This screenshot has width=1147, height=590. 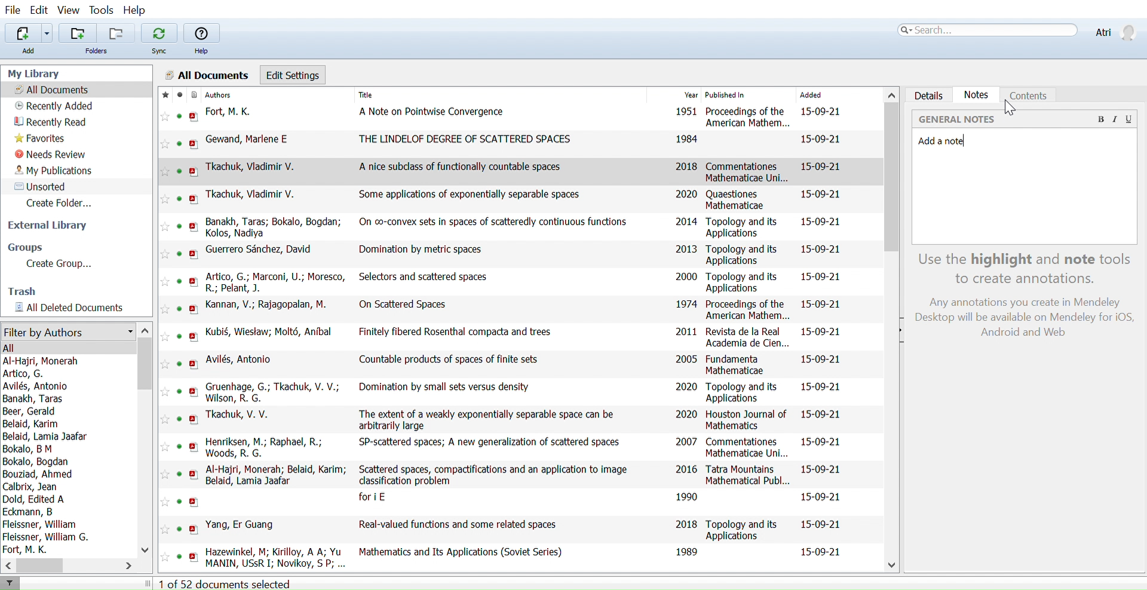 What do you see at coordinates (115, 33) in the screenshot?
I see `Remove folders` at bounding box center [115, 33].